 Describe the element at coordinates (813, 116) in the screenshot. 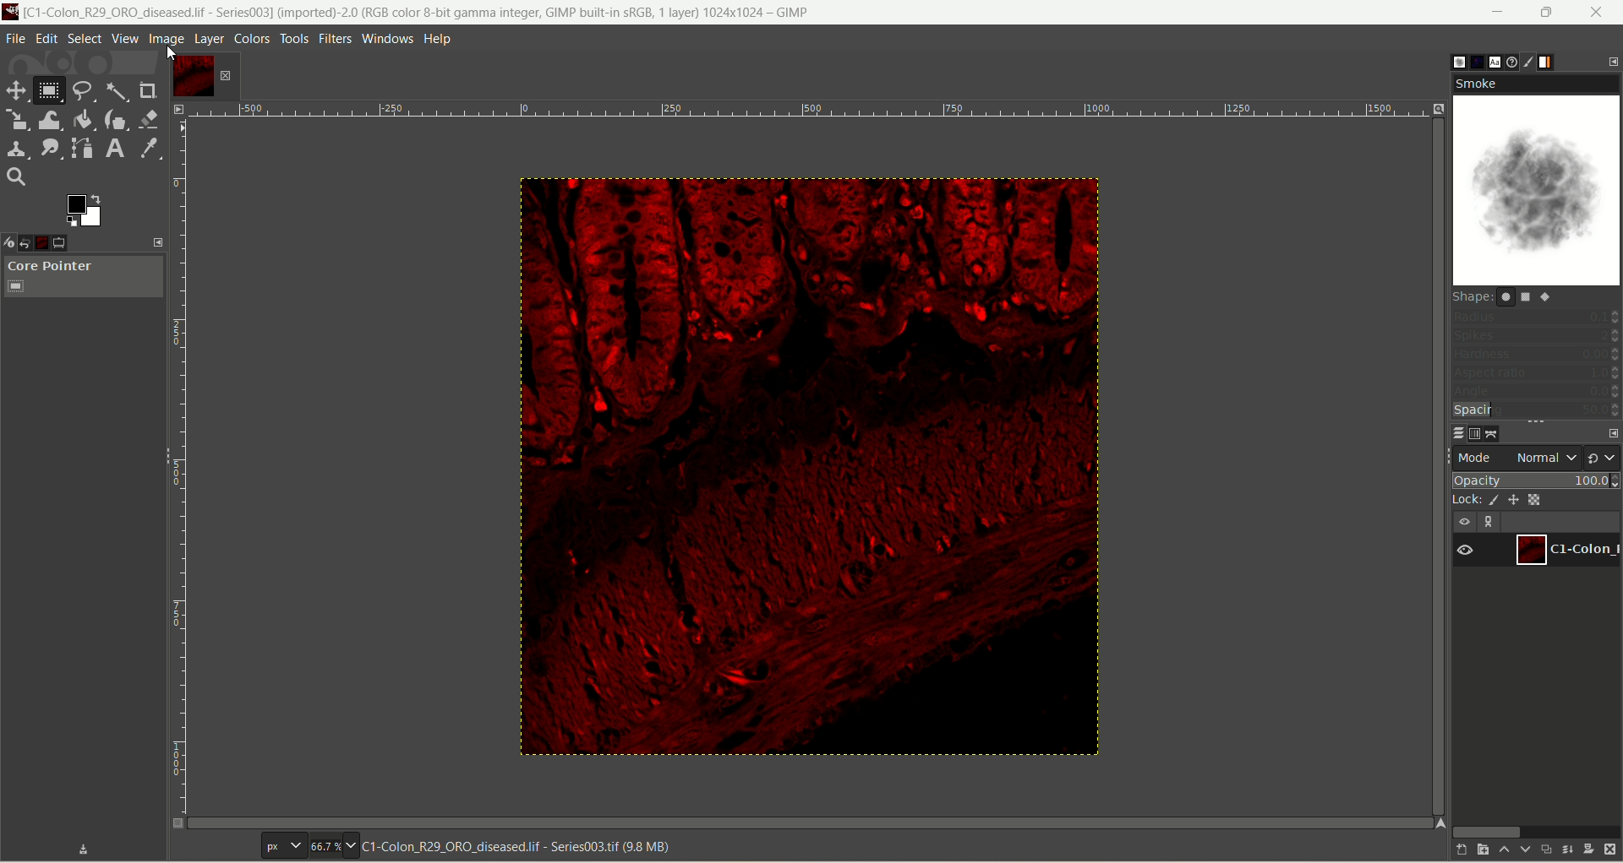

I see `scale bar` at that location.